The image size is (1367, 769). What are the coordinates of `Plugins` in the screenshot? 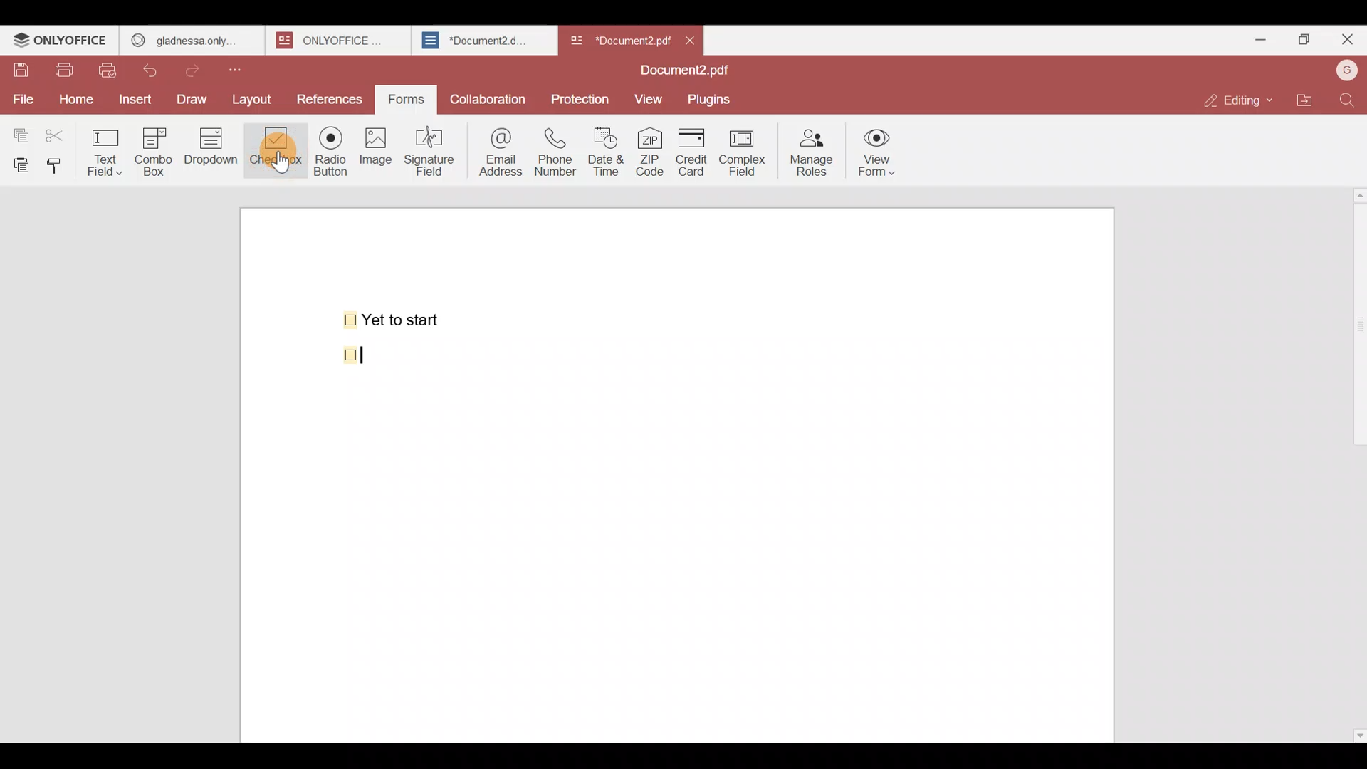 It's located at (715, 100).